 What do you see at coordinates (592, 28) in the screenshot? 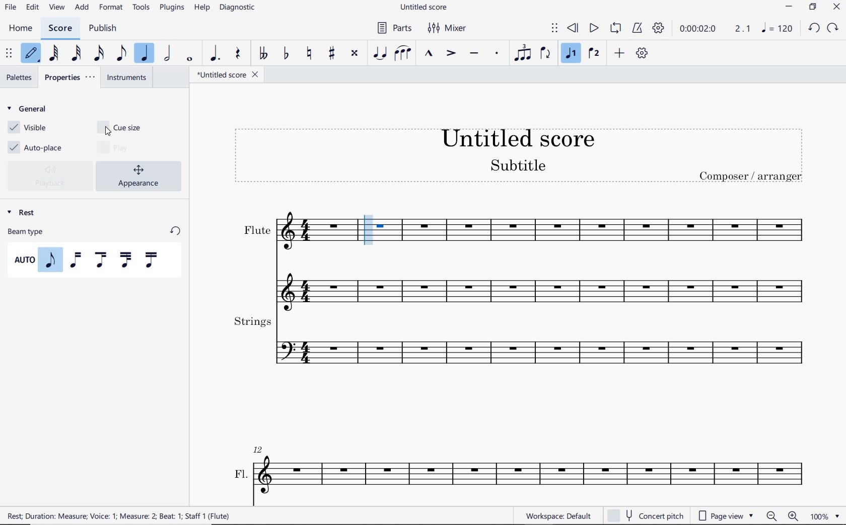
I see `PLAY` at bounding box center [592, 28].